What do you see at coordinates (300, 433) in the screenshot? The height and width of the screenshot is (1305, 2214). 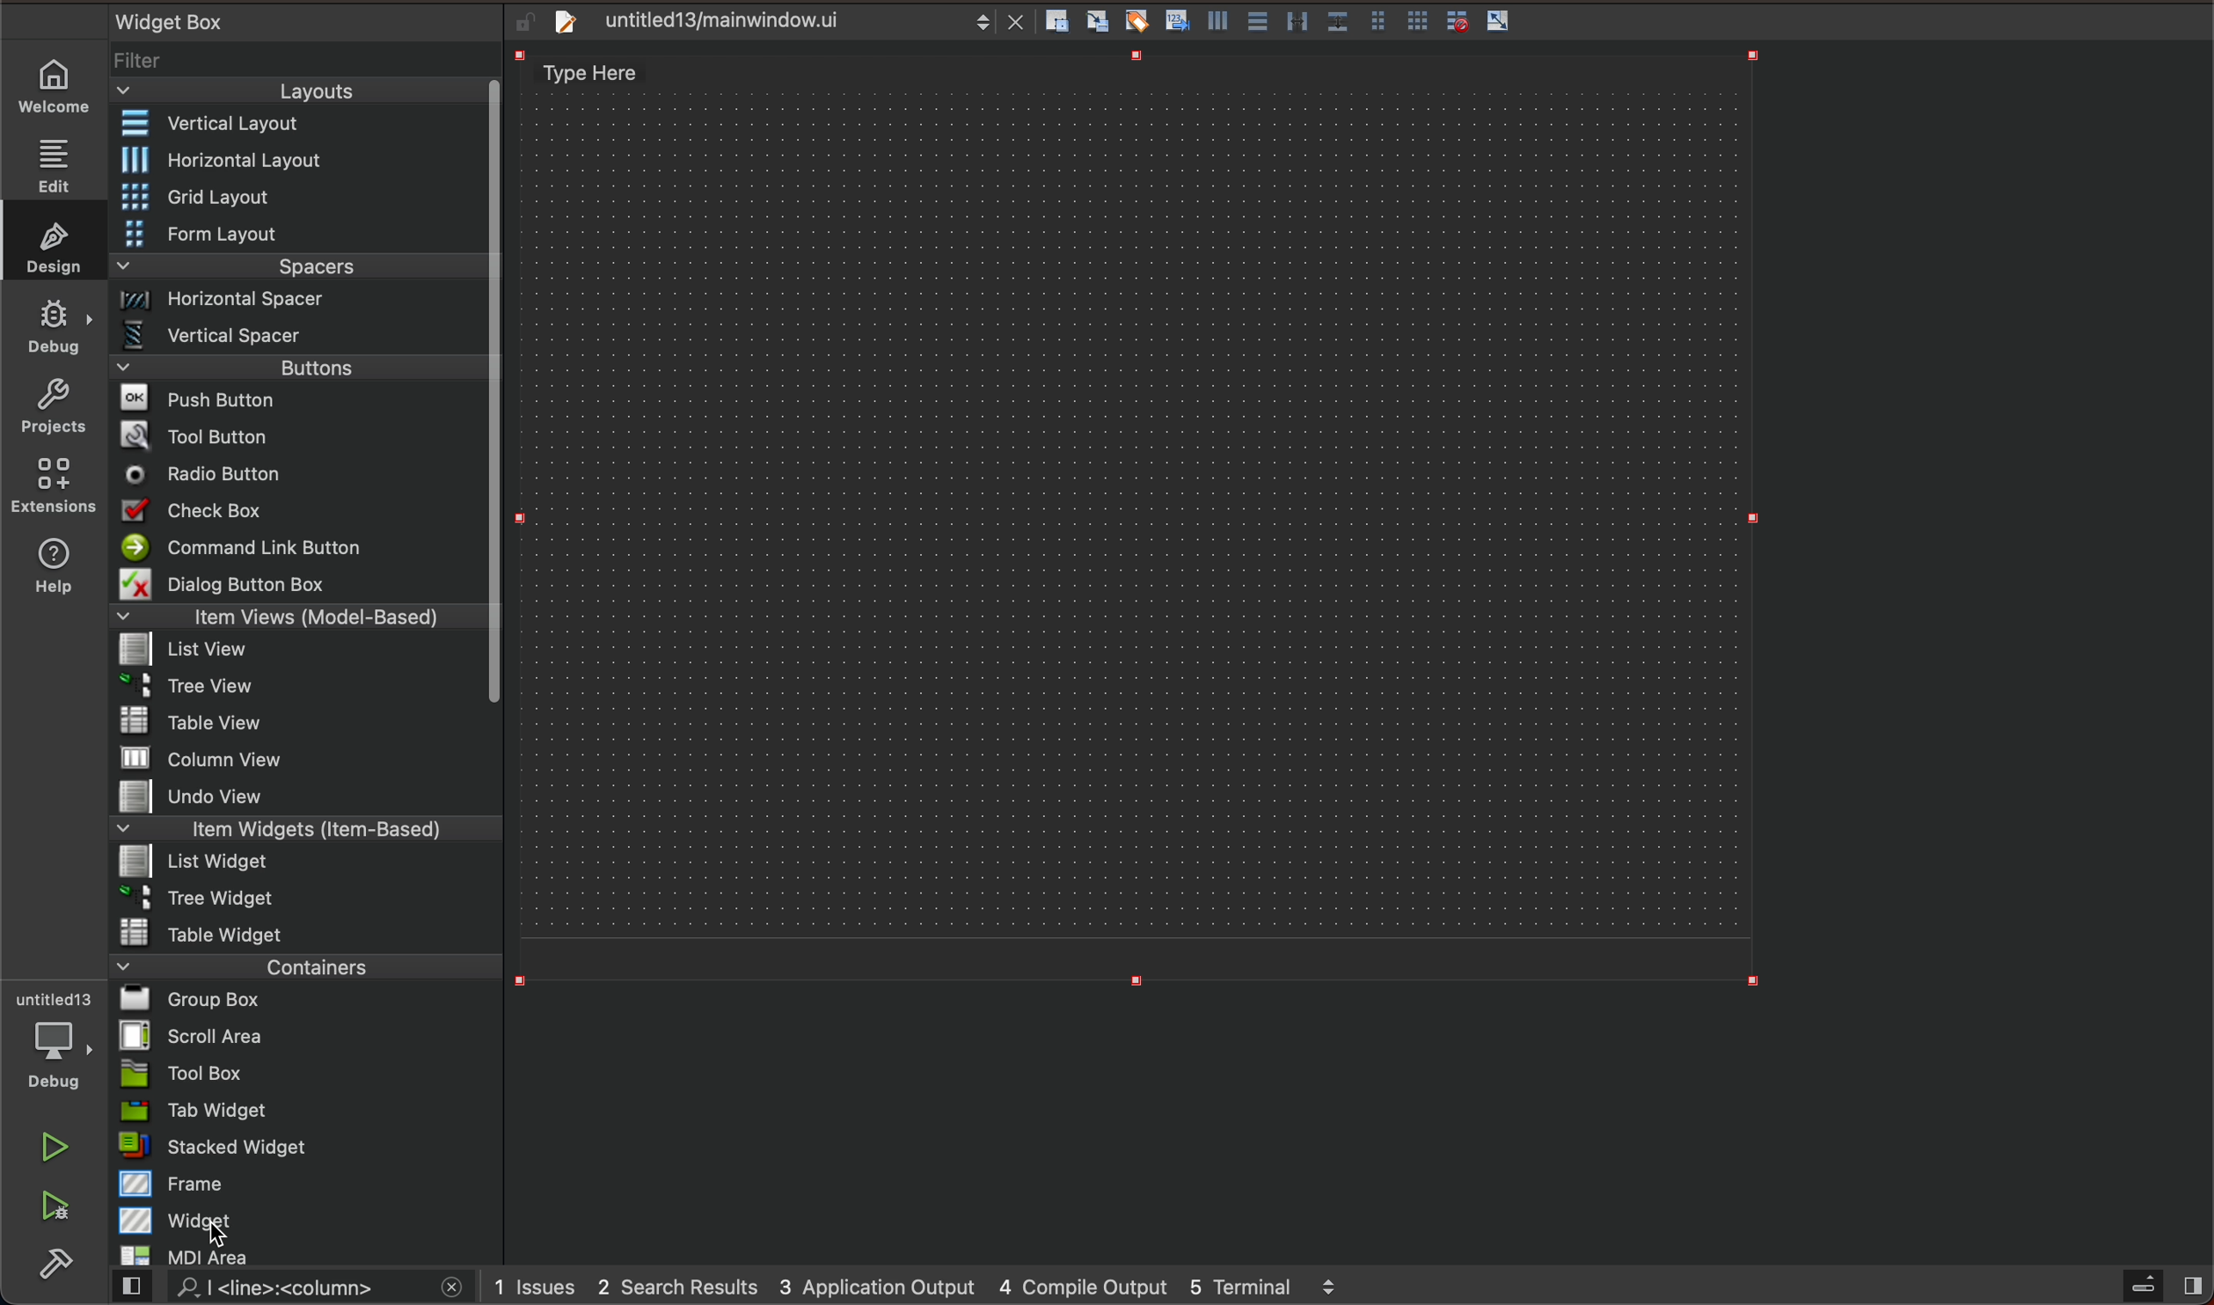 I see `tool button` at bounding box center [300, 433].